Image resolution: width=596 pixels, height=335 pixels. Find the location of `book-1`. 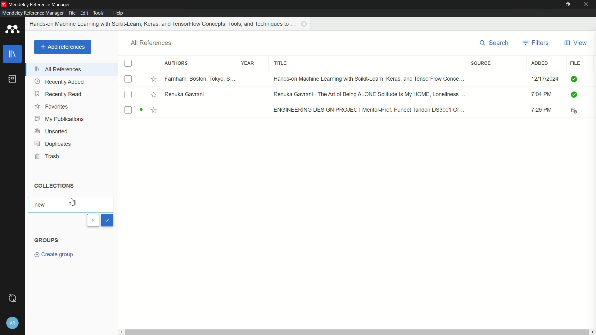

book-1 is located at coordinates (354, 79).